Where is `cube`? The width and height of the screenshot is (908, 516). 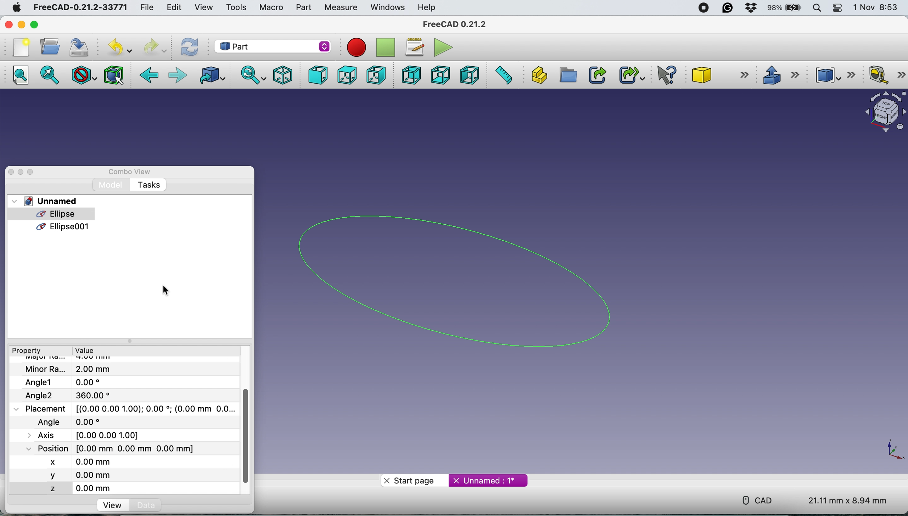 cube is located at coordinates (722, 74).